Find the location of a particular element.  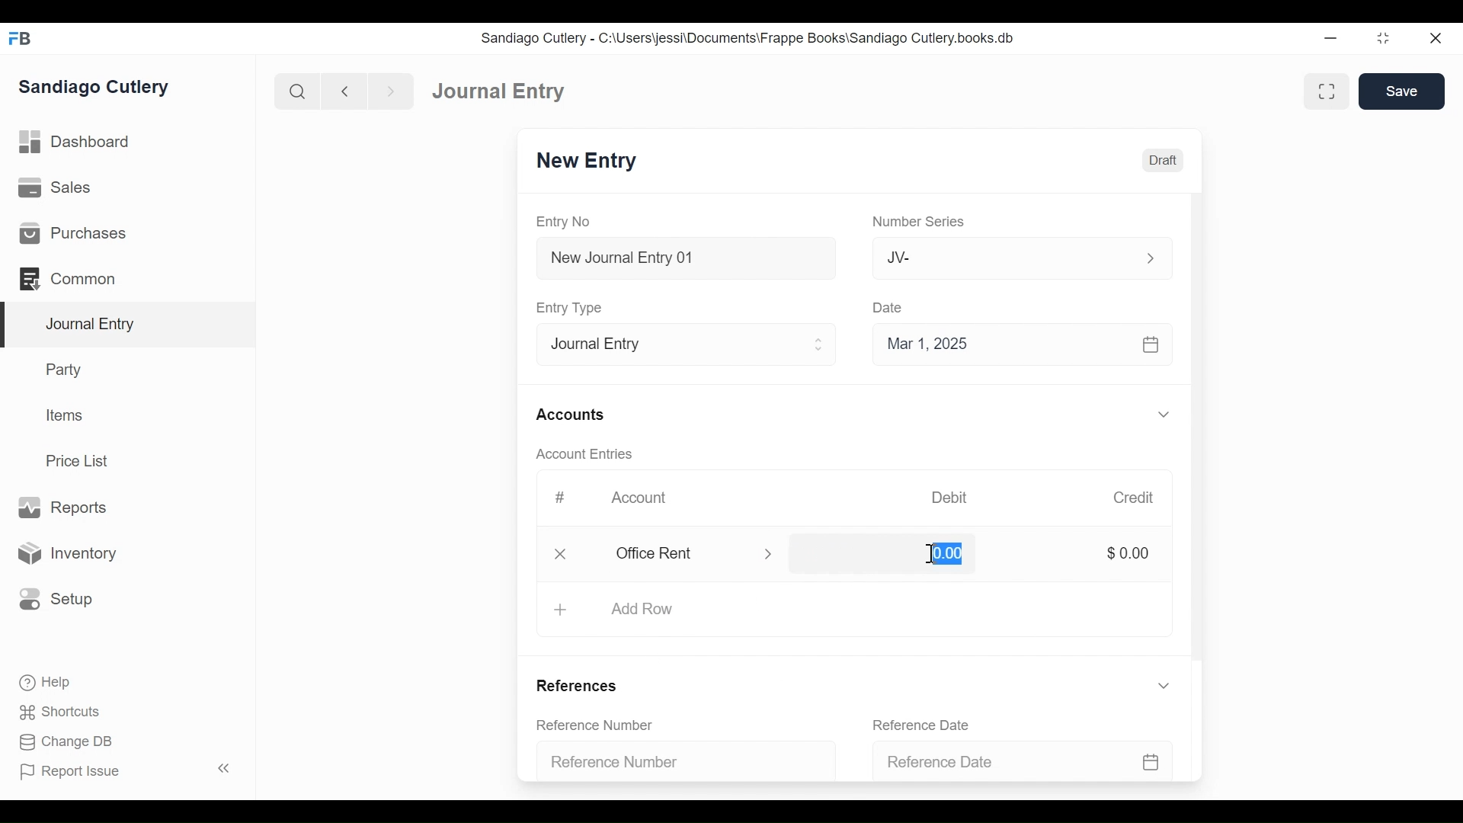

scrollbar is located at coordinates (1196, 428).